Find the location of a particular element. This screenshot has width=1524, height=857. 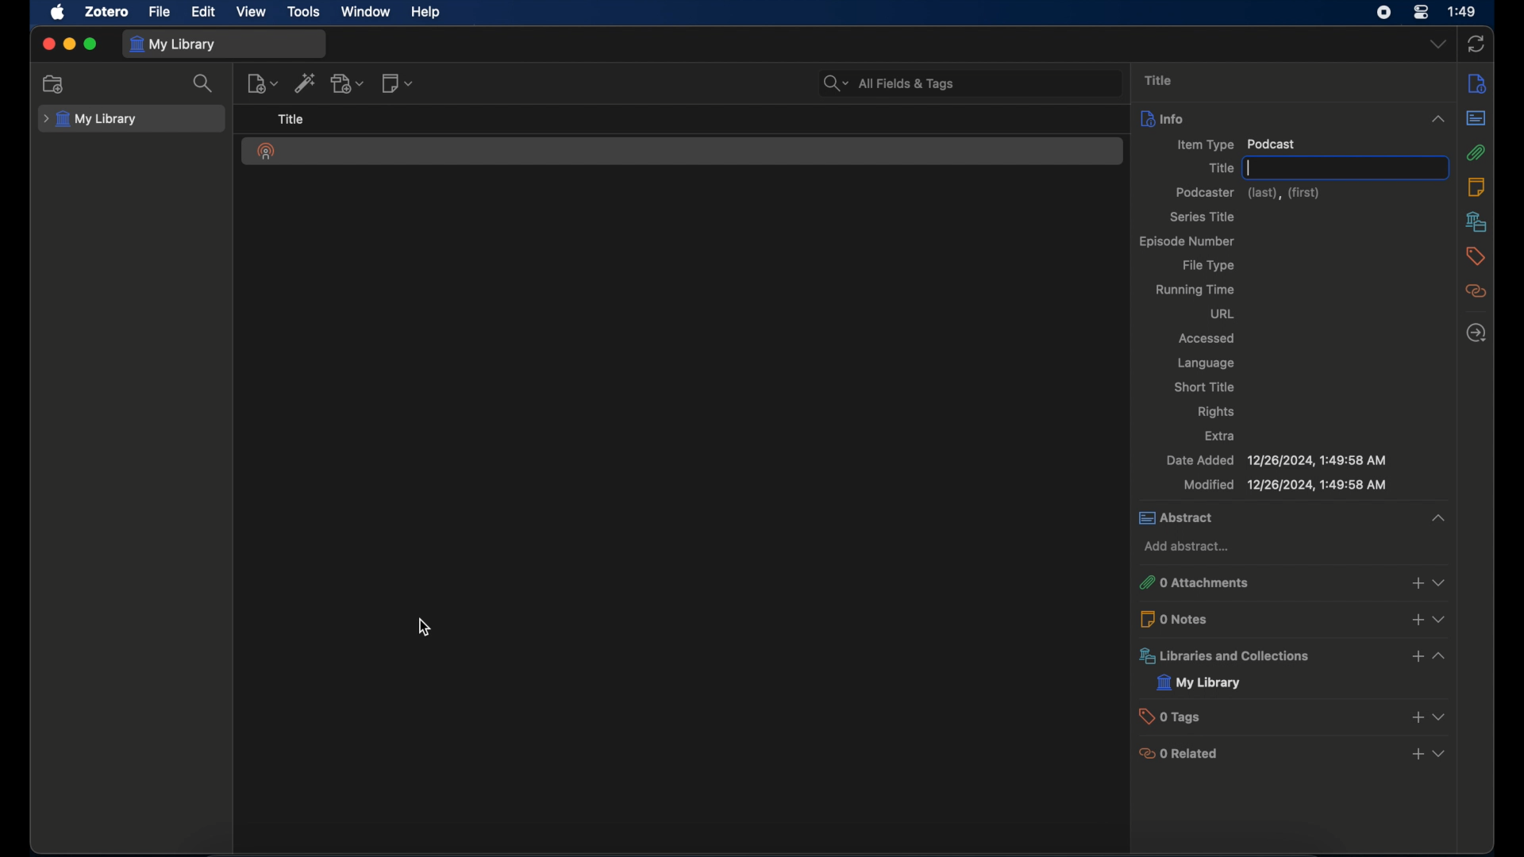

text cursor is located at coordinates (1249, 167).